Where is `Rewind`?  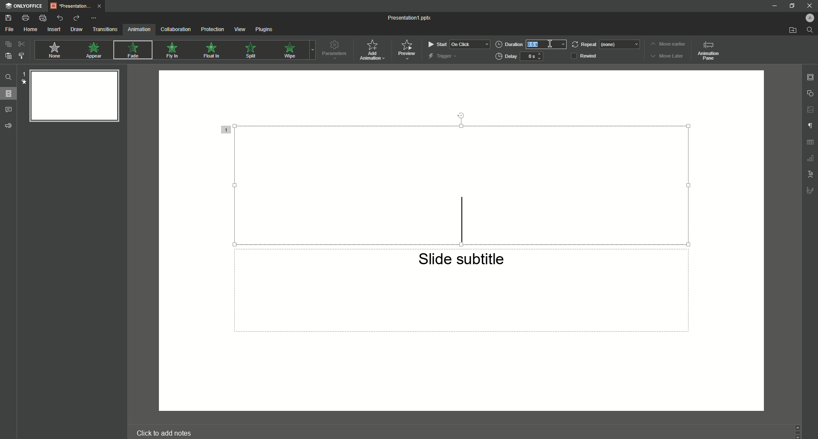 Rewind is located at coordinates (587, 56).